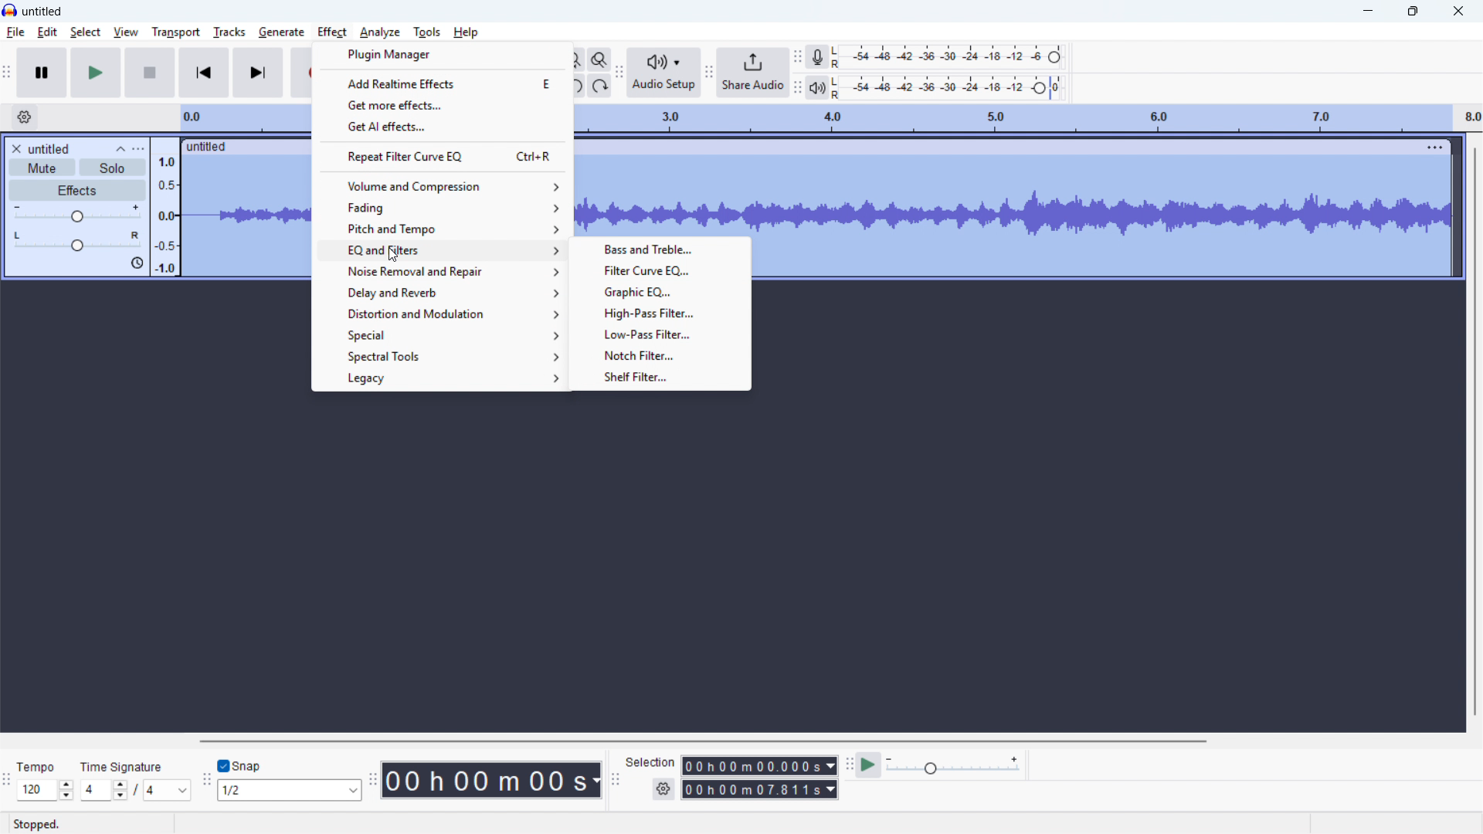 This screenshot has height=834, width=1483. What do you see at coordinates (77, 214) in the screenshot?
I see `gain` at bounding box center [77, 214].